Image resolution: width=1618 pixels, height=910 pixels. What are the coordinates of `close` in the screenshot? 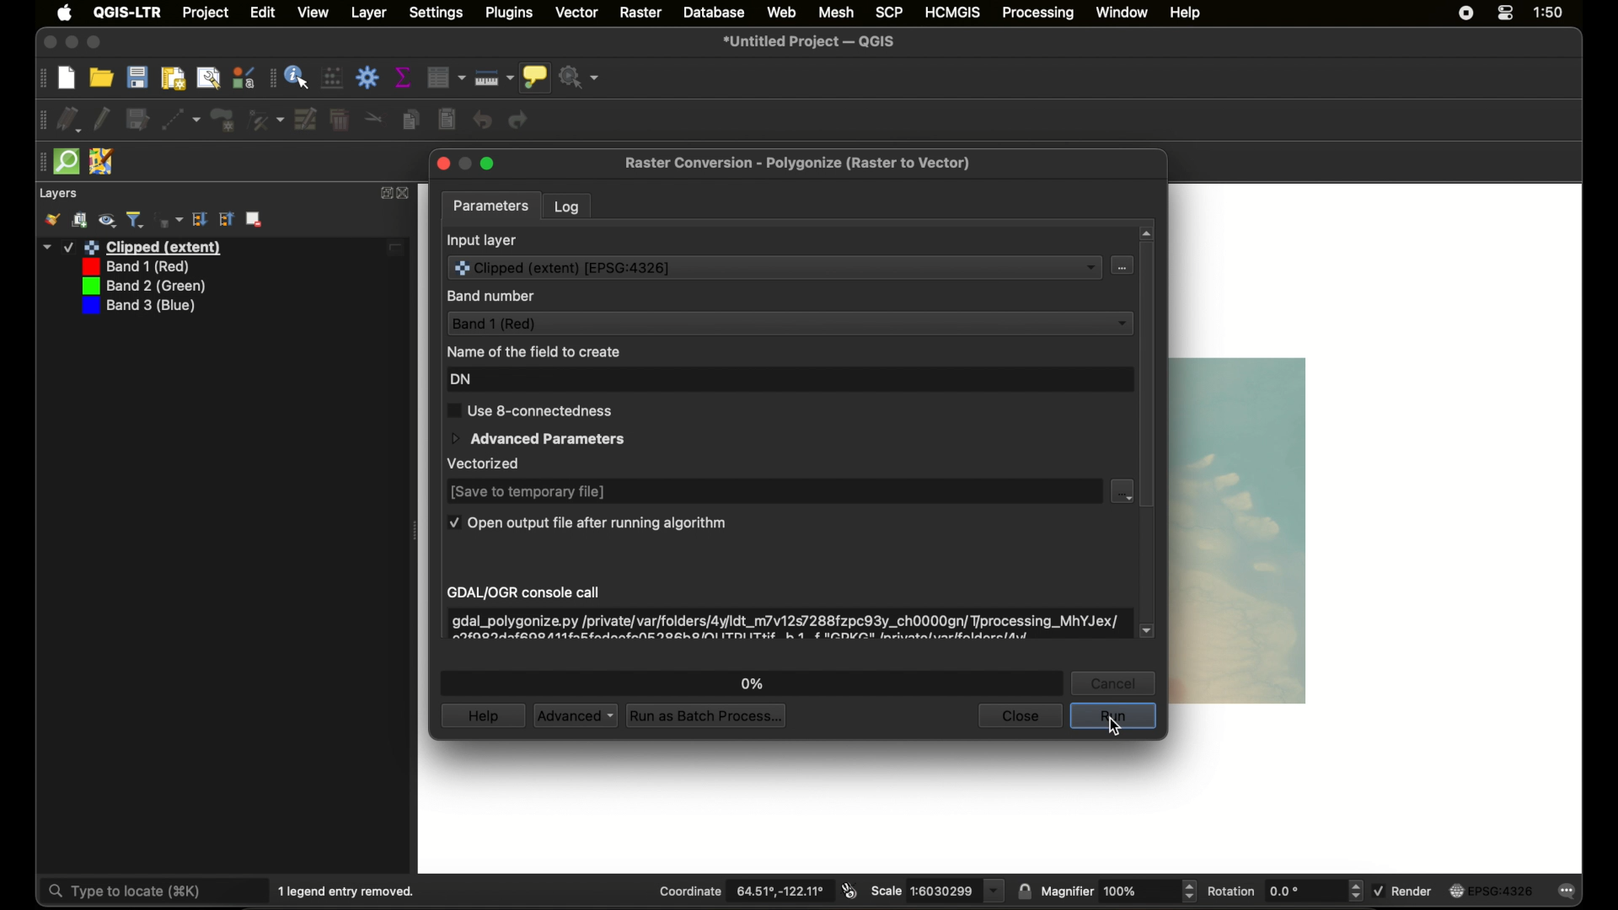 It's located at (48, 43).